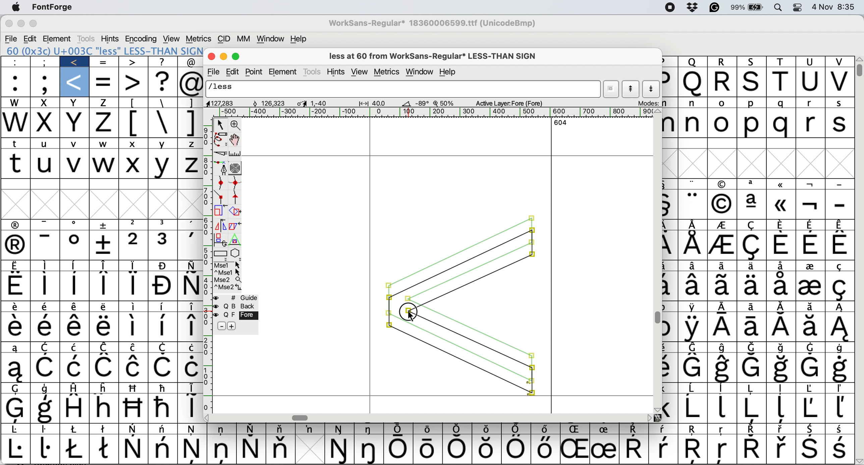  What do you see at coordinates (360, 71) in the screenshot?
I see `view` at bounding box center [360, 71].